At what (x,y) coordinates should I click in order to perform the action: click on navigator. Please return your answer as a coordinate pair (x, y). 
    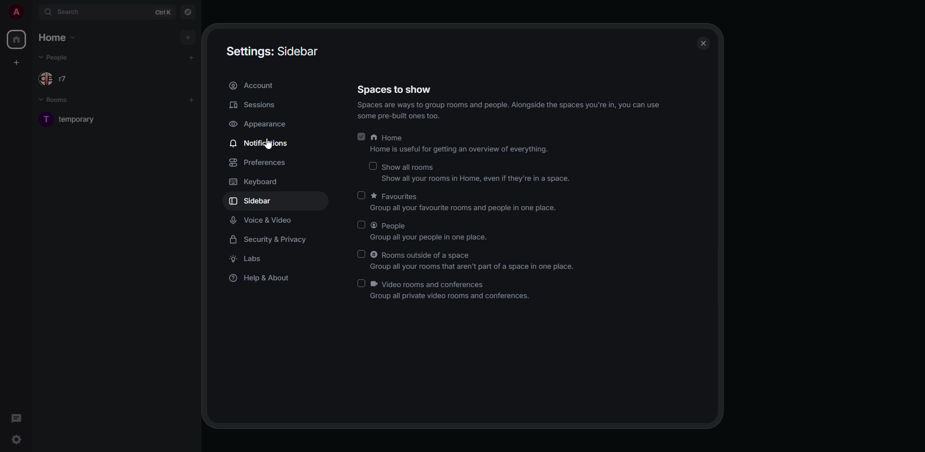
    Looking at the image, I should click on (186, 13).